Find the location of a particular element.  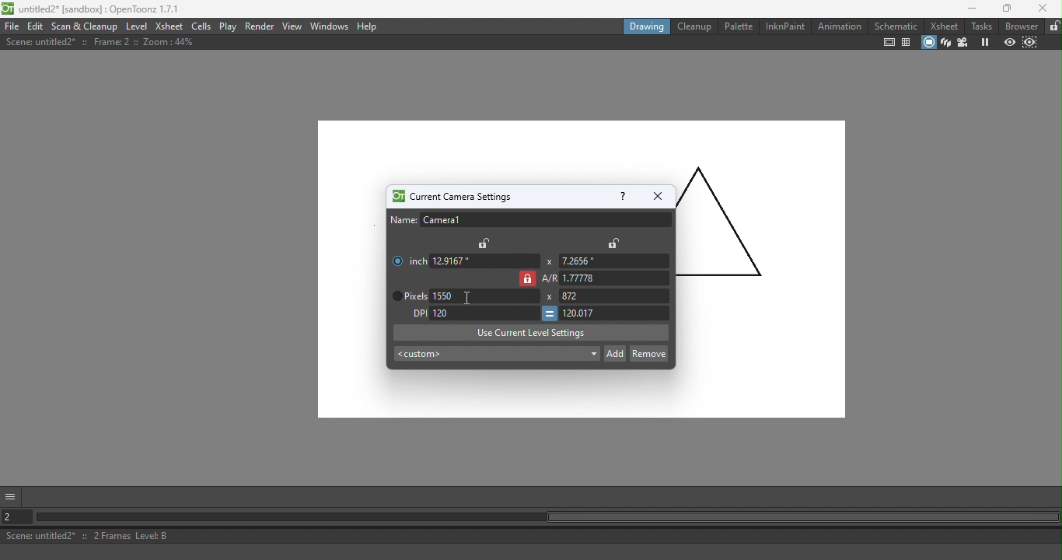

Drop down menu is located at coordinates (495, 355).